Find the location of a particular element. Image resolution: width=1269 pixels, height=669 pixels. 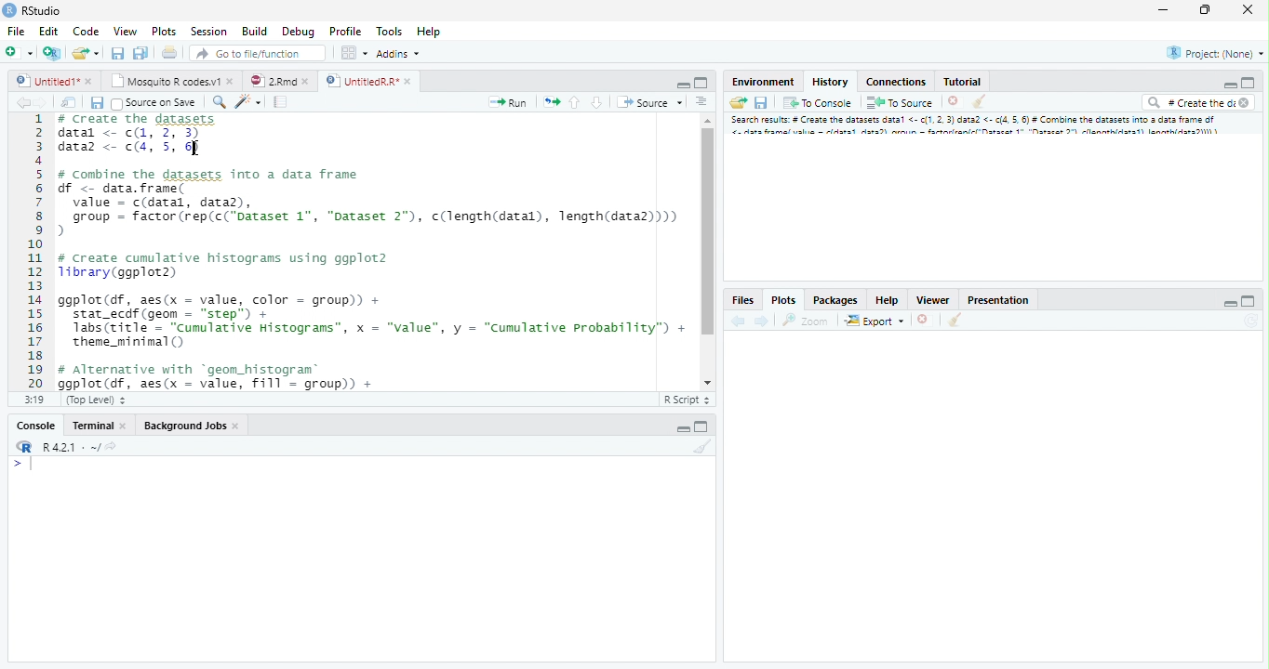

Numbers is located at coordinates (37, 250).